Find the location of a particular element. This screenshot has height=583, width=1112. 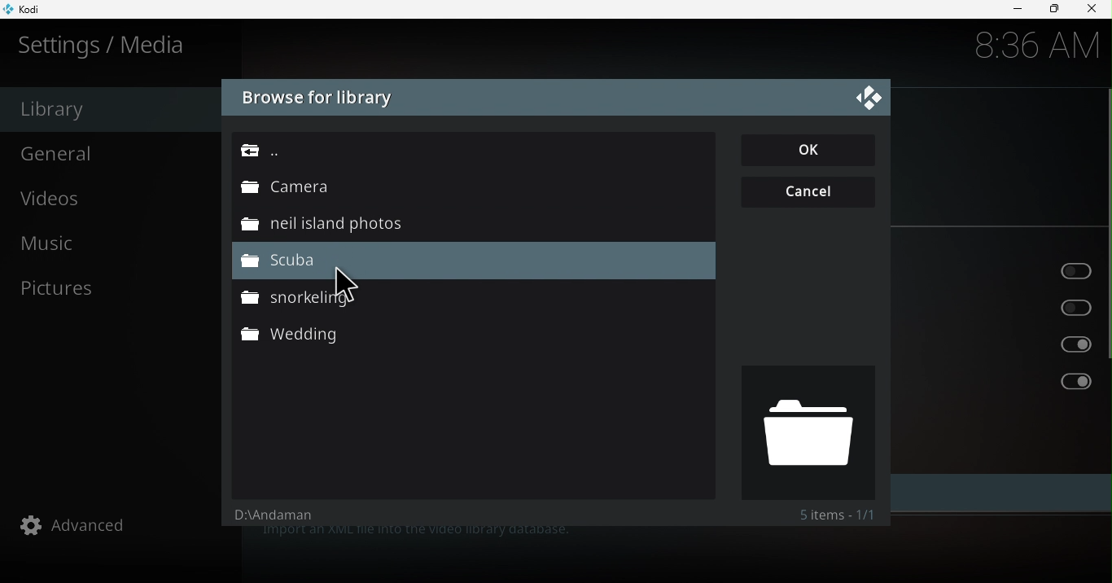

Browse for library is located at coordinates (317, 99).